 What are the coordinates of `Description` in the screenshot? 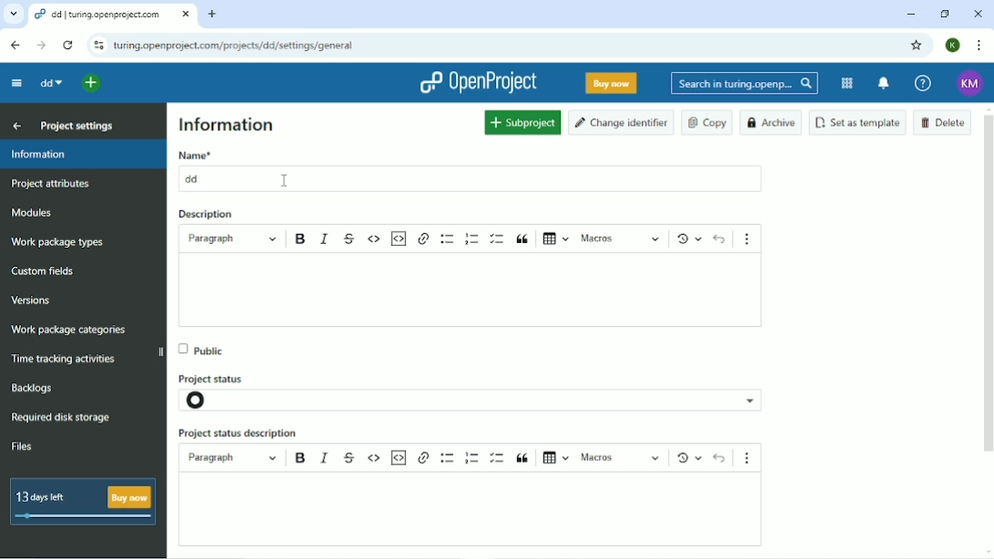 It's located at (205, 215).